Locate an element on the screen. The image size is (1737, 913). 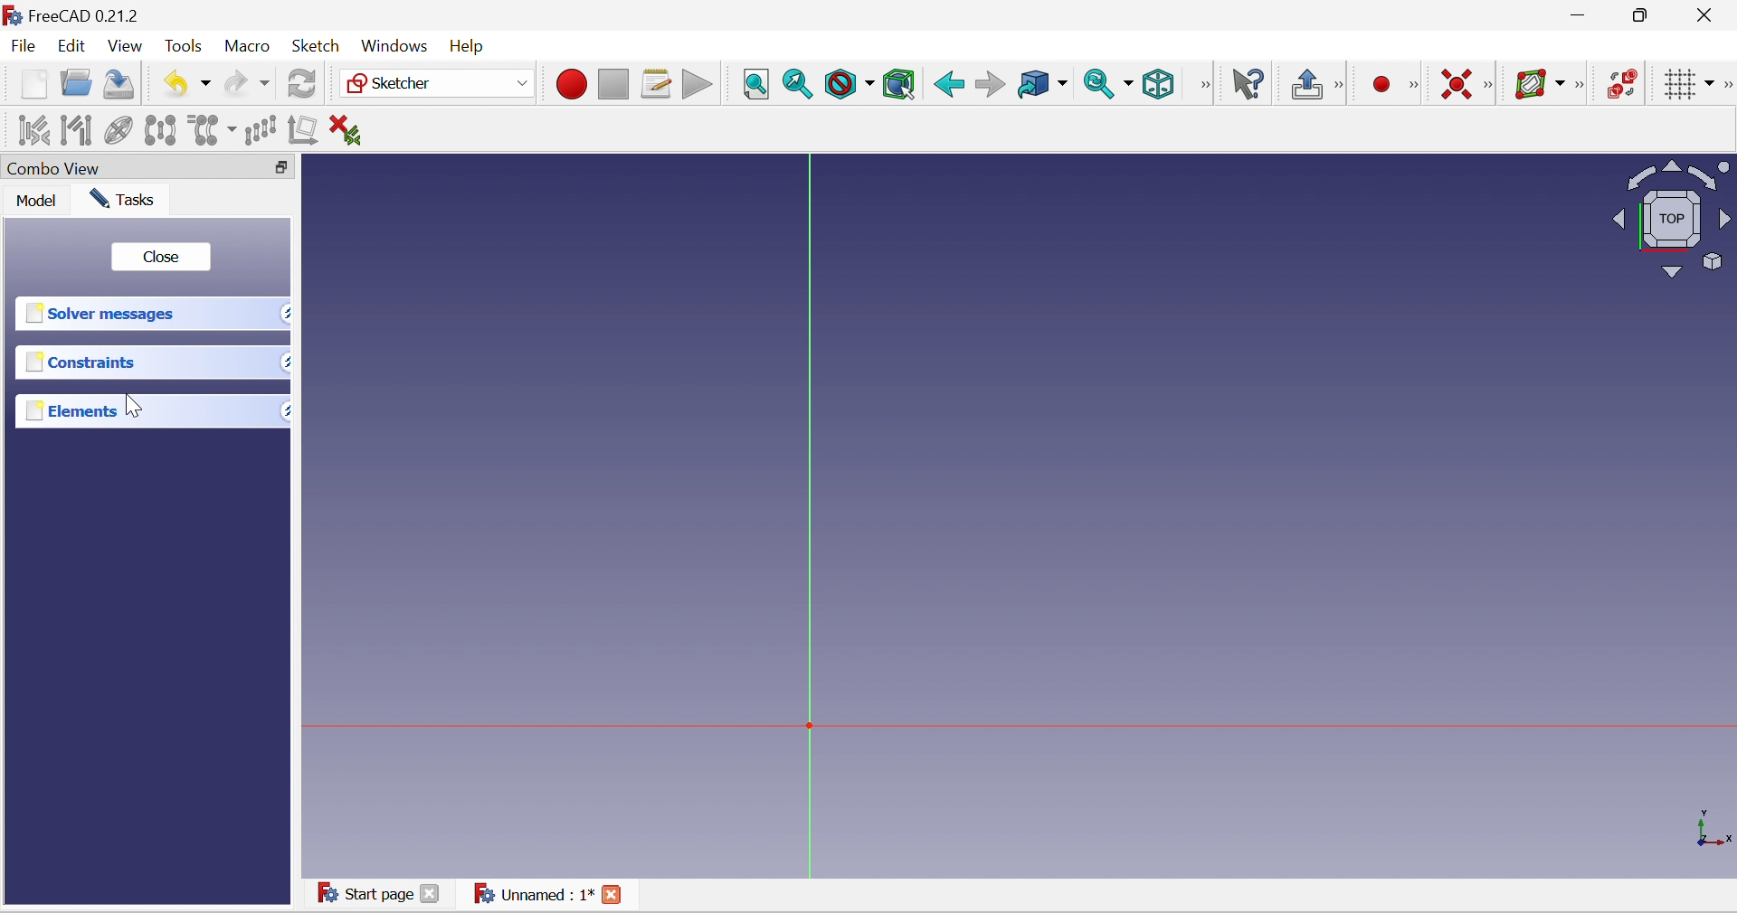
Macros is located at coordinates (657, 84).